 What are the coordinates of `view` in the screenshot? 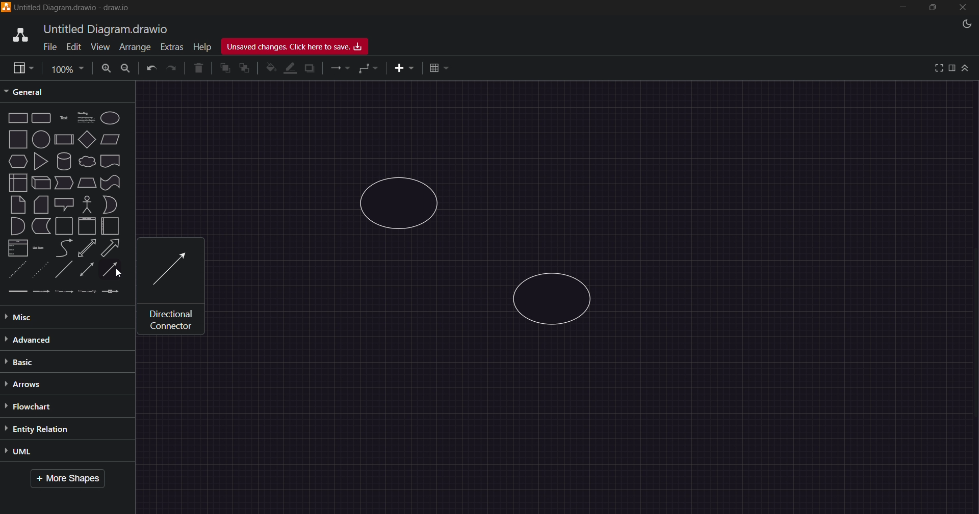 It's located at (20, 68).